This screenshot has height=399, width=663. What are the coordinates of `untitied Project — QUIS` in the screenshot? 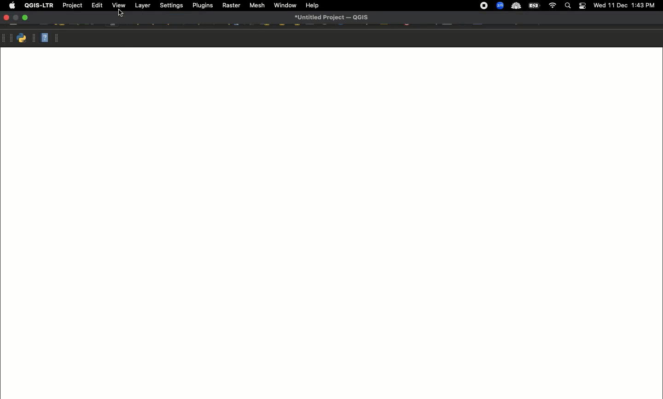 It's located at (332, 17).